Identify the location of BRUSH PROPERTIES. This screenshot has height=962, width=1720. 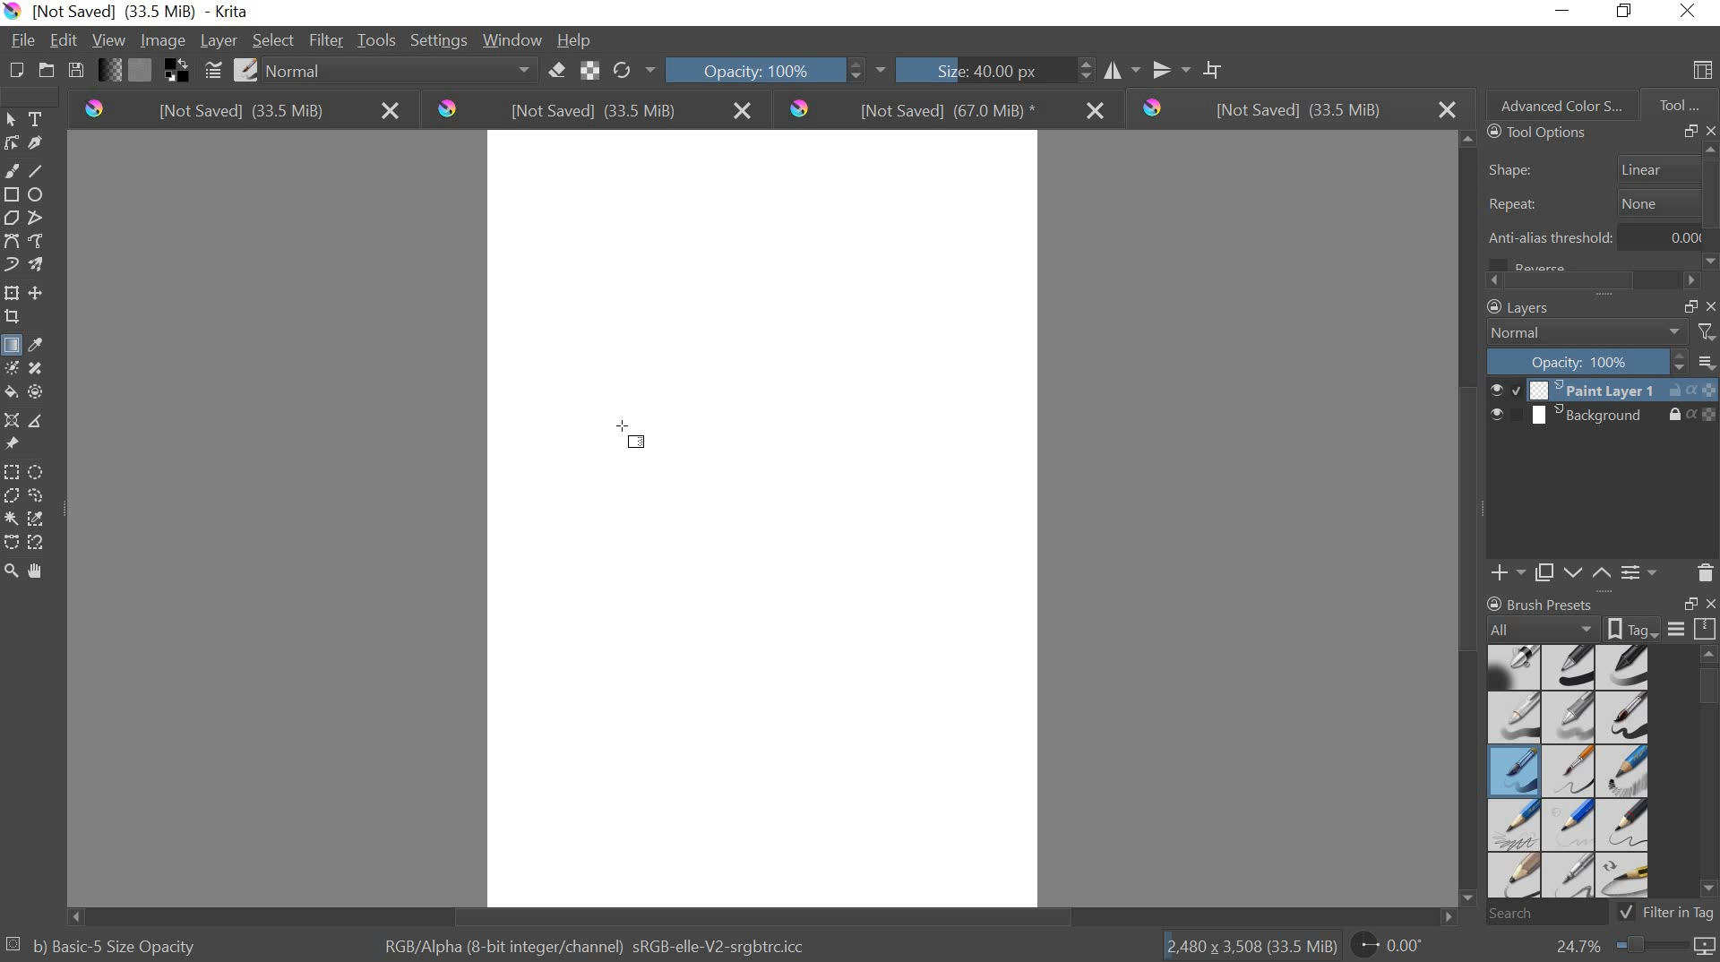
(1551, 600).